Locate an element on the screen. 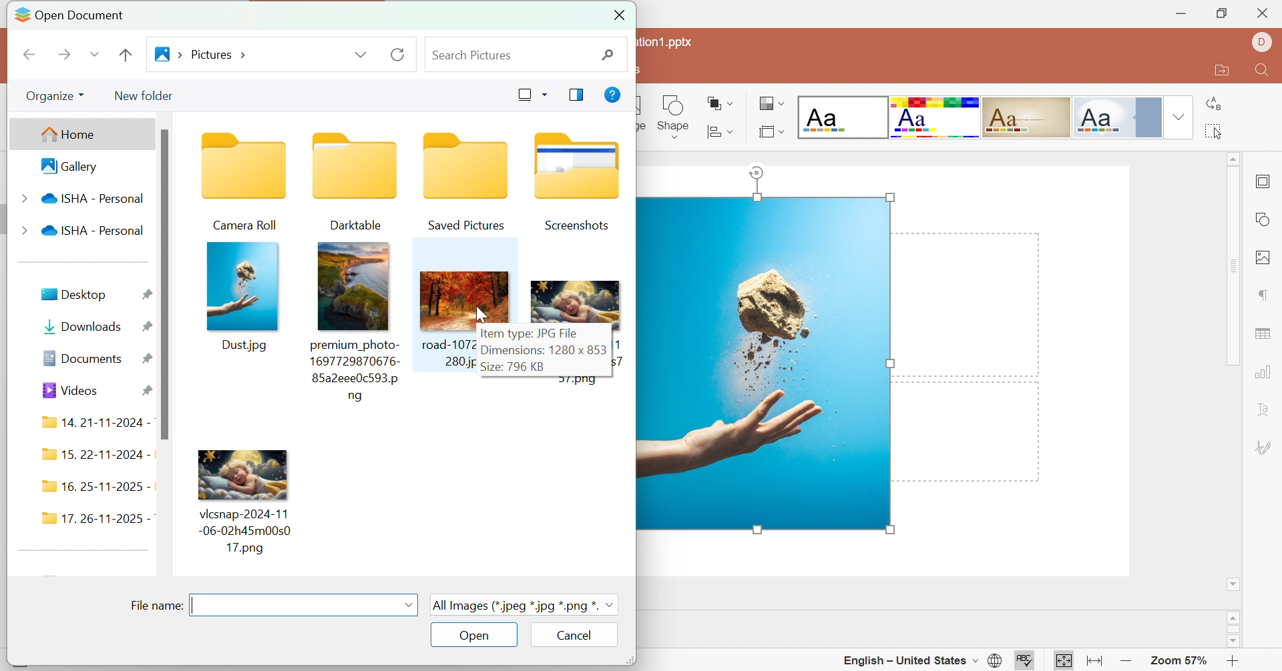 Image resolution: width=1282 pixels, height=671 pixels. Align shape is located at coordinates (721, 103).